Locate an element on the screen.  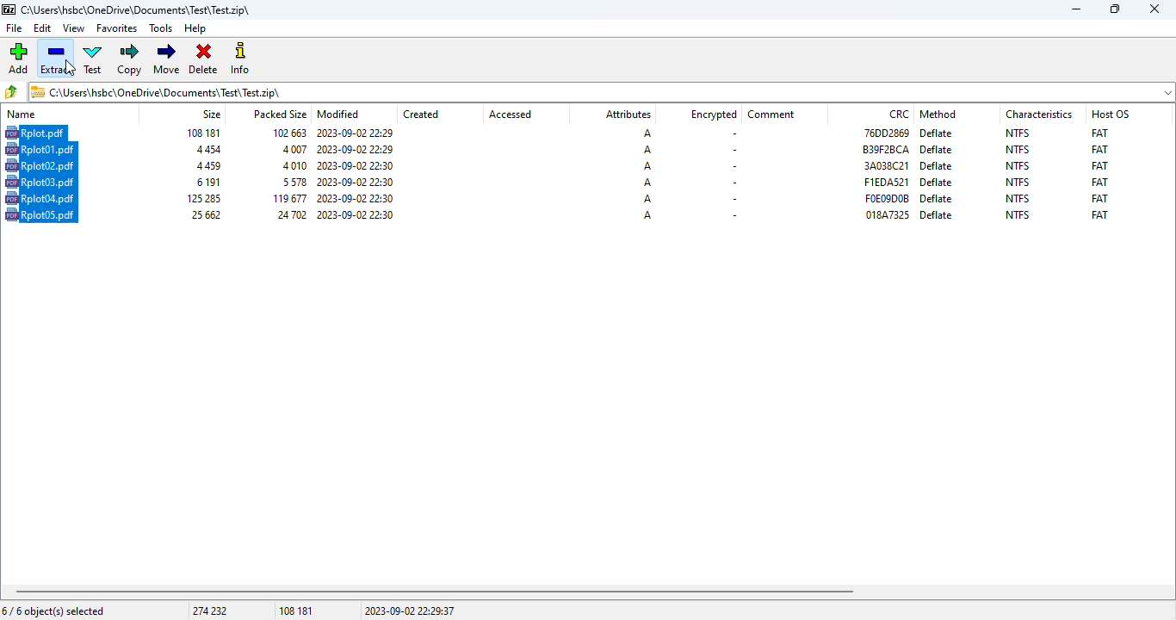
view is located at coordinates (74, 28).